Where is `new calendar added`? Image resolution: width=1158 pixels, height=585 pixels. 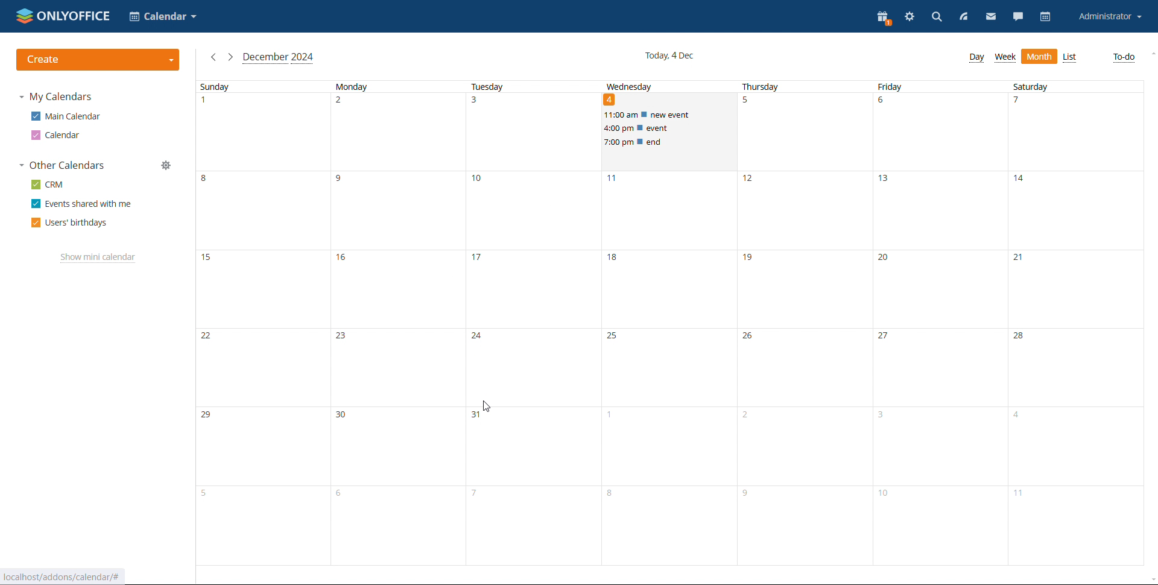 new calendar added is located at coordinates (54, 135).